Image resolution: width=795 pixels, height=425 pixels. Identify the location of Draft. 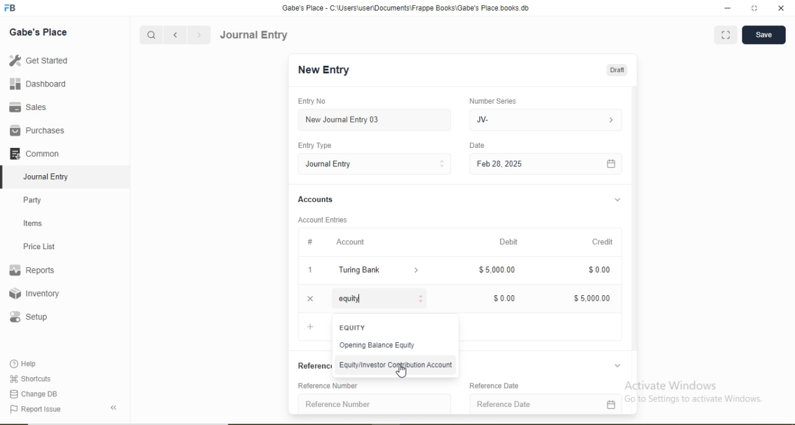
(617, 71).